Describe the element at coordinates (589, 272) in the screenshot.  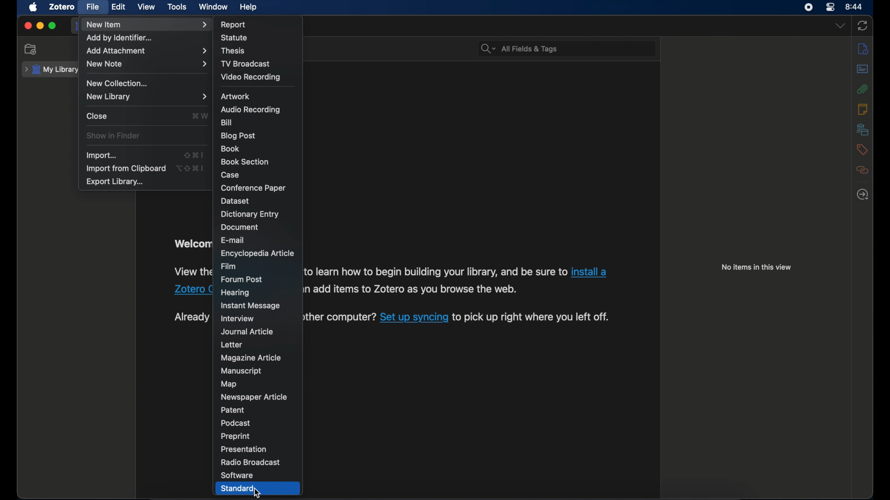
I see `Zotero connector link` at that location.